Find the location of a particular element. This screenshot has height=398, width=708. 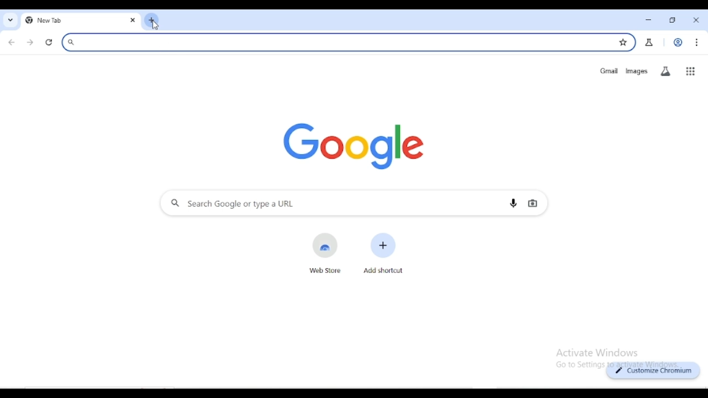

customize and control chromium is located at coordinates (697, 43).